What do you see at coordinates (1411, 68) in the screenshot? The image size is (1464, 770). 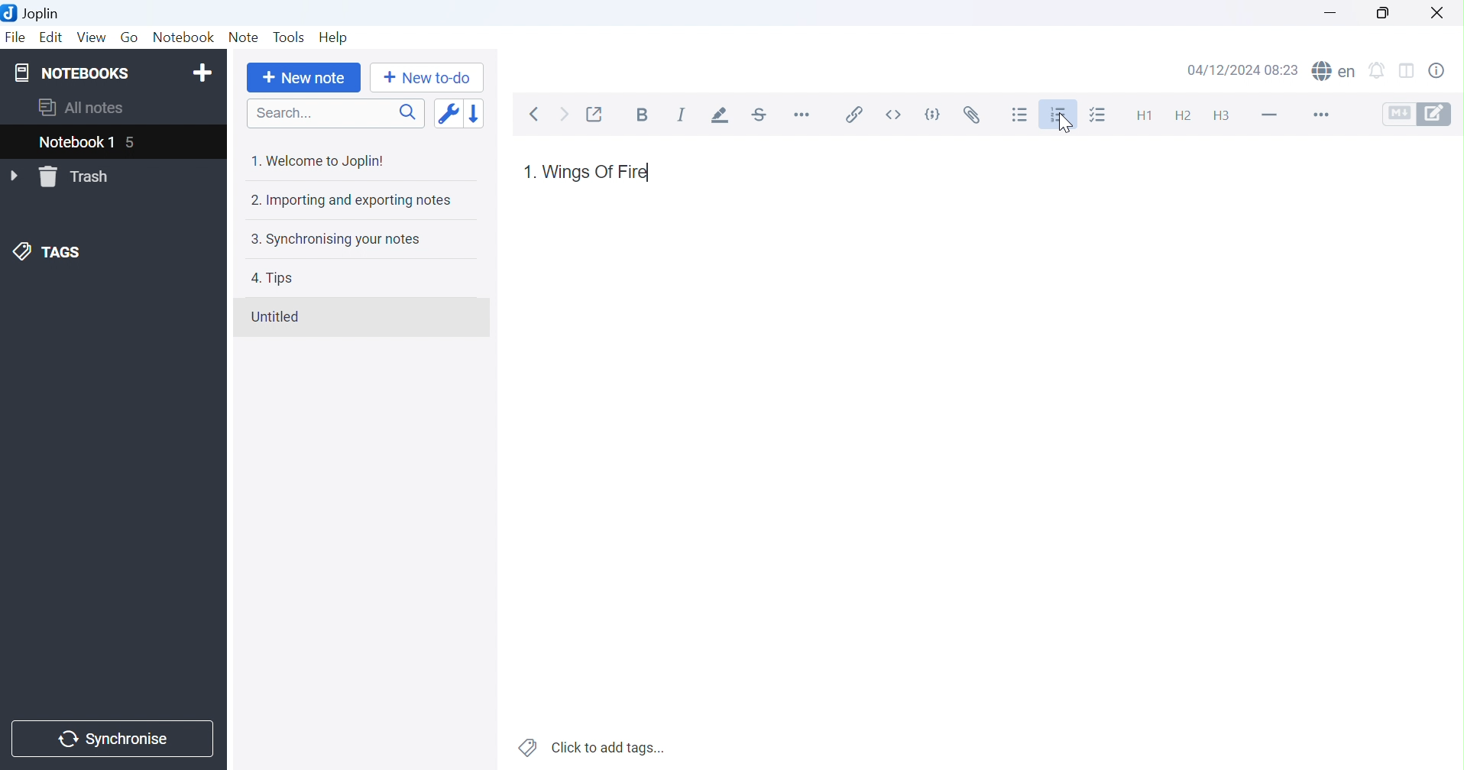 I see `Toggle editor layout` at bounding box center [1411, 68].